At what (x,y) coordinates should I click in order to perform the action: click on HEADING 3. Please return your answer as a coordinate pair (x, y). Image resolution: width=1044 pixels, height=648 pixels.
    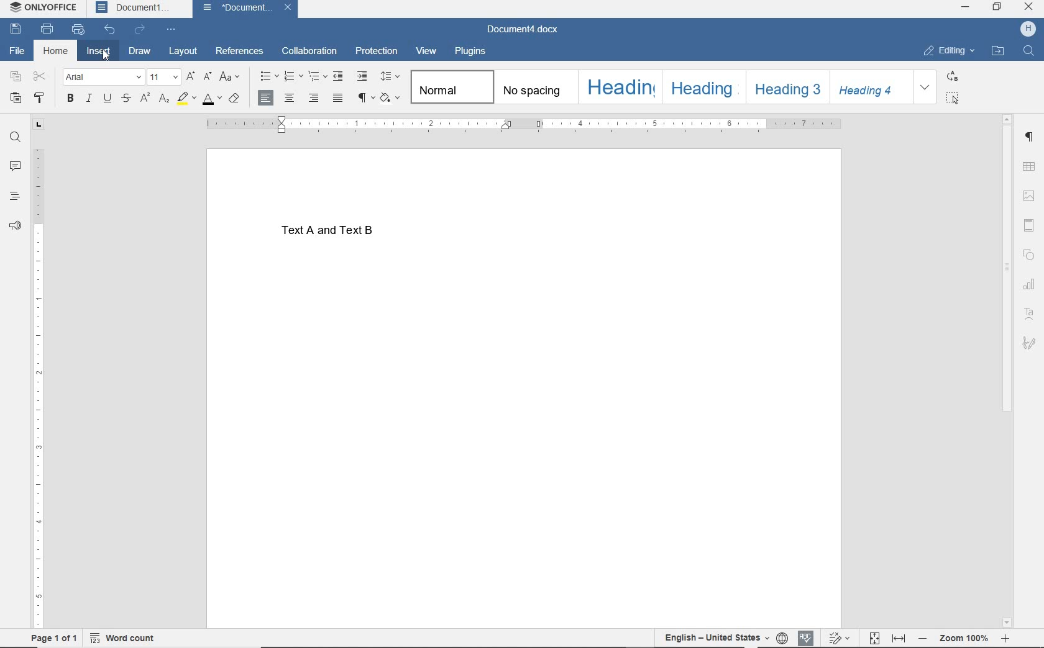
    Looking at the image, I should click on (785, 86).